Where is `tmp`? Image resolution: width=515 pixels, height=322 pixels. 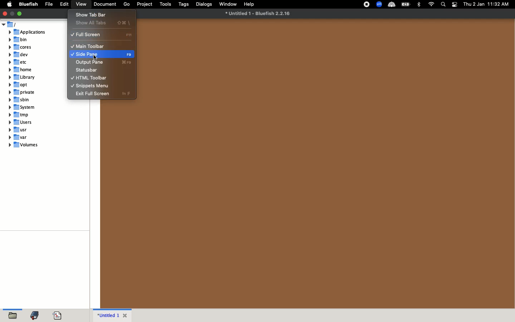 tmp is located at coordinates (18, 114).